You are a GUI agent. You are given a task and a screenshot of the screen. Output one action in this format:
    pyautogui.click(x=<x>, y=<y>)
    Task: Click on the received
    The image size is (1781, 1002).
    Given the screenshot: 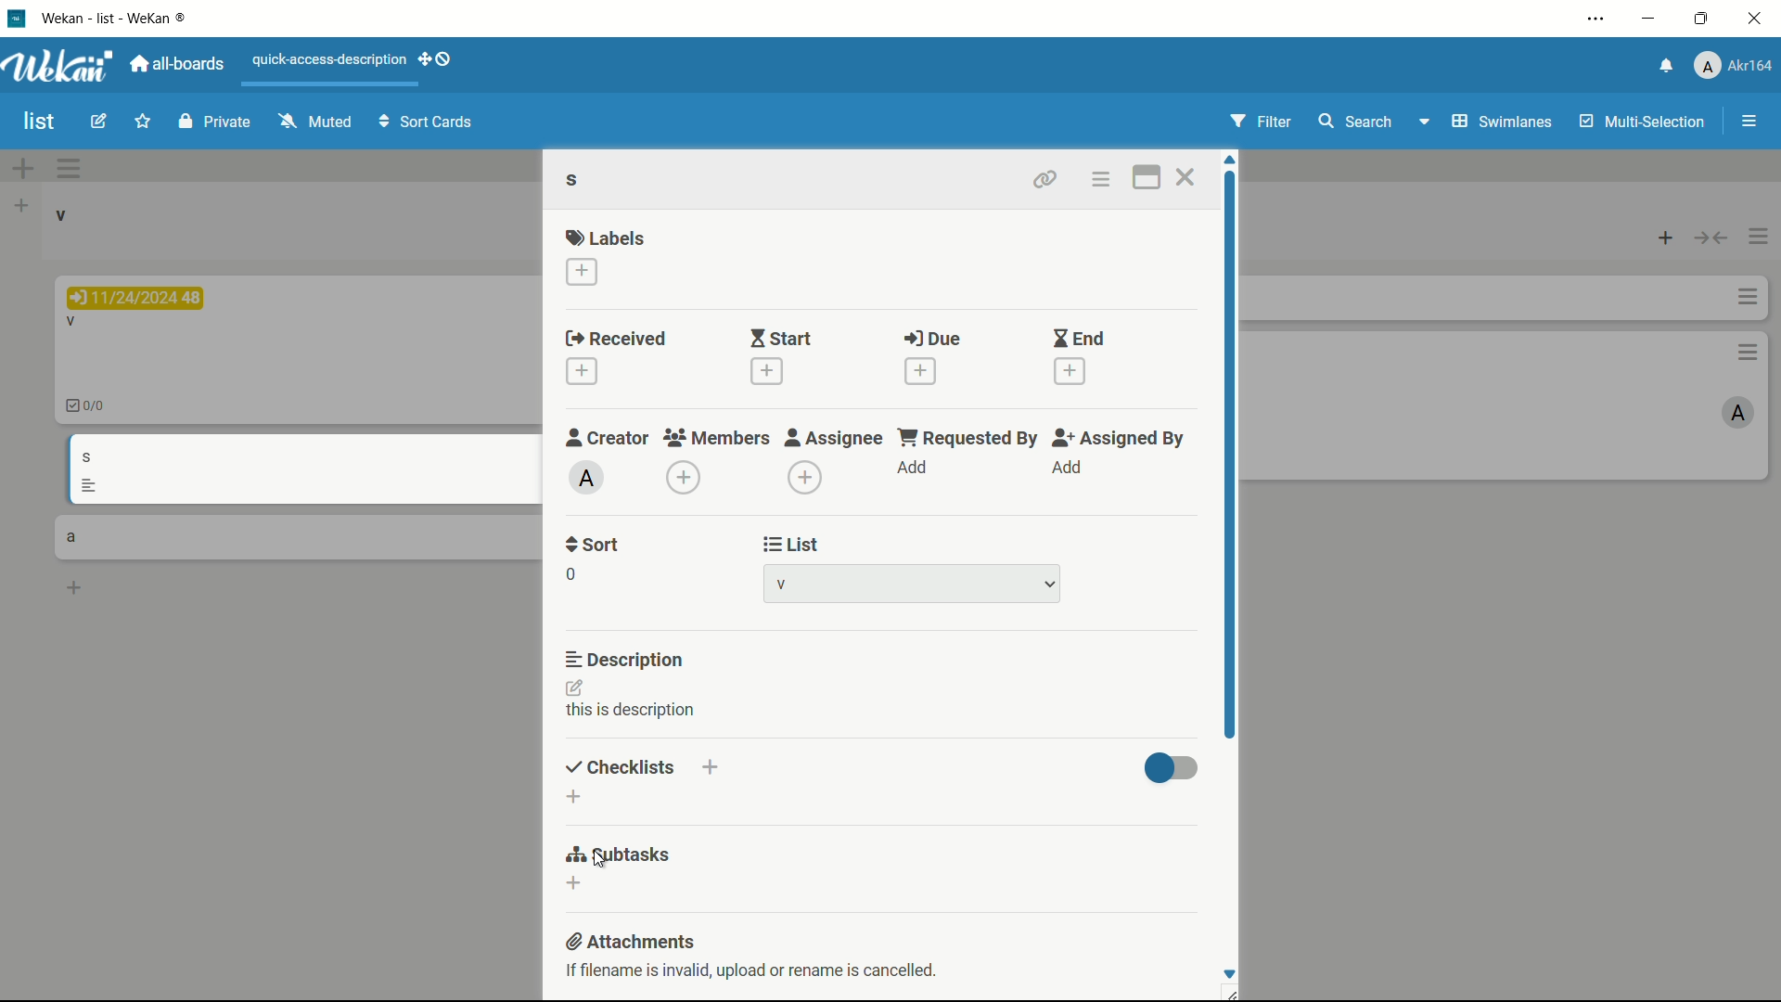 What is the action you would take?
    pyautogui.click(x=617, y=337)
    